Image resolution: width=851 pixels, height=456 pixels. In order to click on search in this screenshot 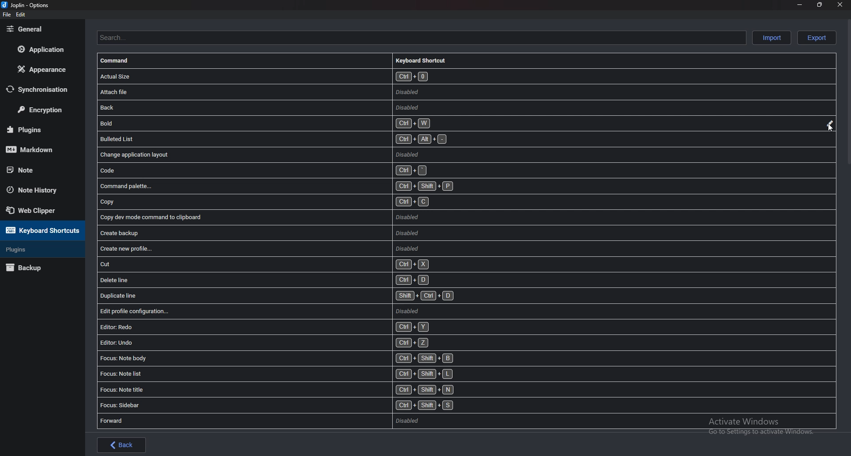, I will do `click(419, 37)`.